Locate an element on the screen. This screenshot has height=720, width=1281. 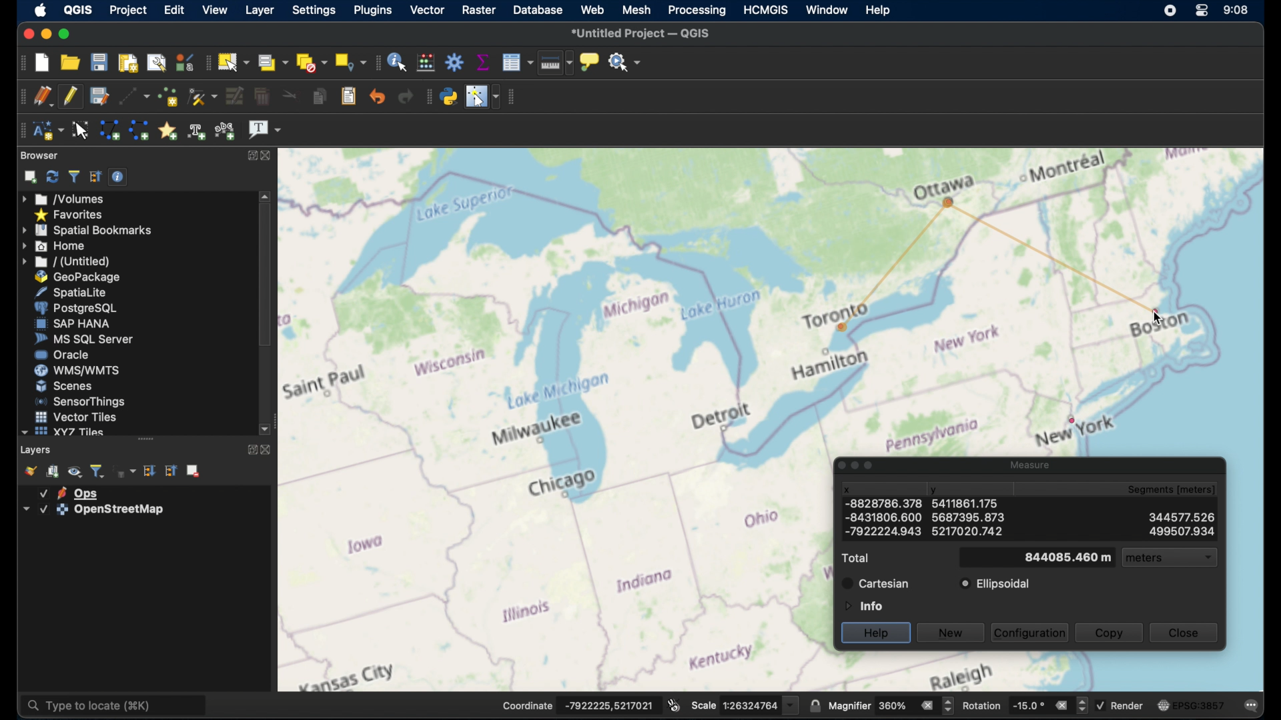
layer is located at coordinates (90, 510).